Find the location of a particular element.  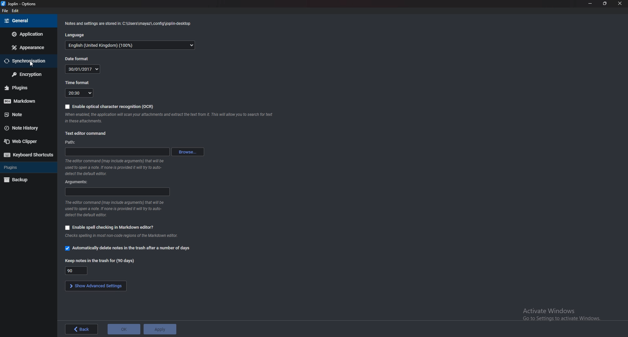

web clipper is located at coordinates (26, 142).